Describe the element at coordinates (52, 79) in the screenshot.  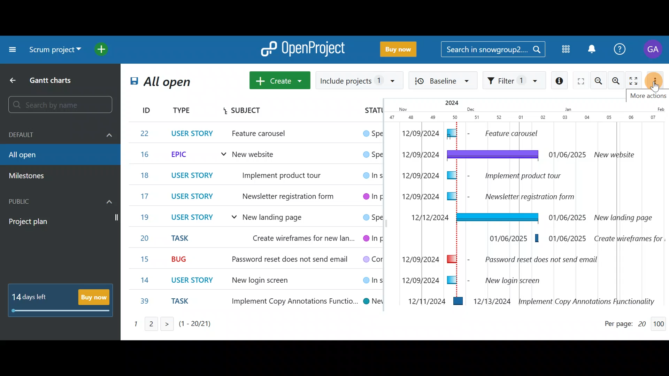
I see `Gantt charts` at that location.